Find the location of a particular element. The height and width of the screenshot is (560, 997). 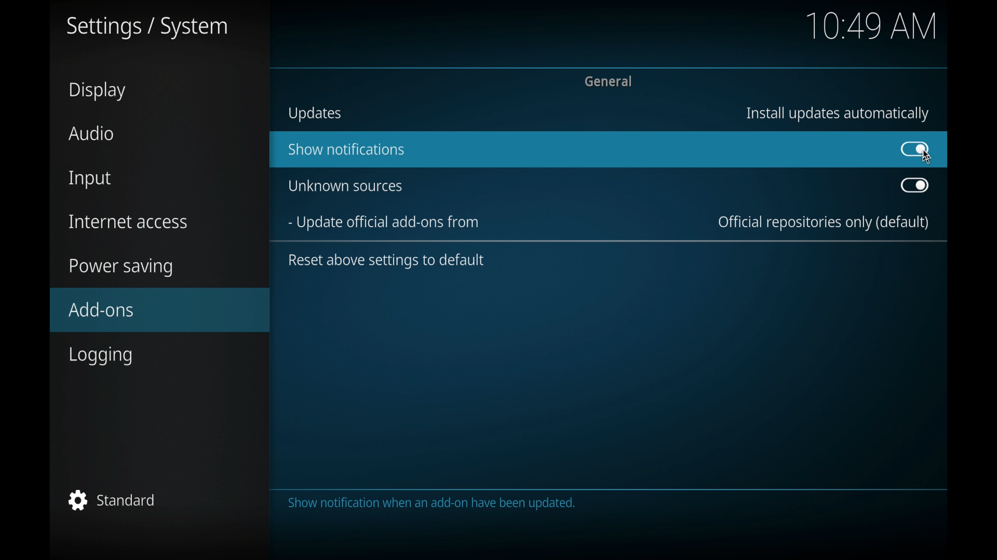

input is located at coordinates (90, 180).